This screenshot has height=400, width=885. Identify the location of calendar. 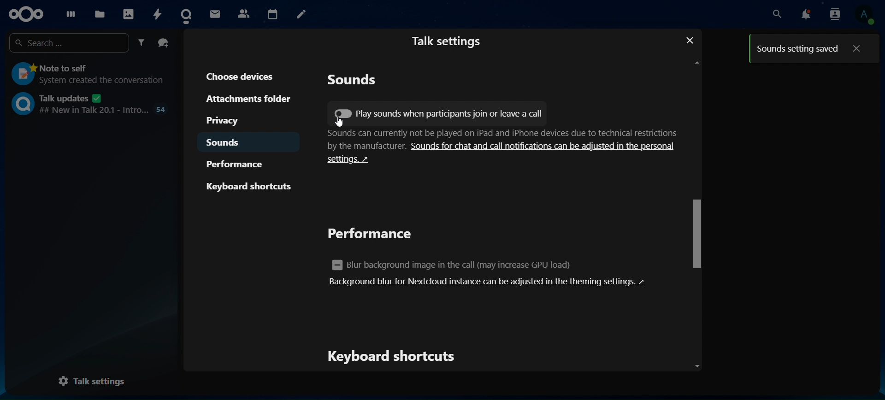
(272, 13).